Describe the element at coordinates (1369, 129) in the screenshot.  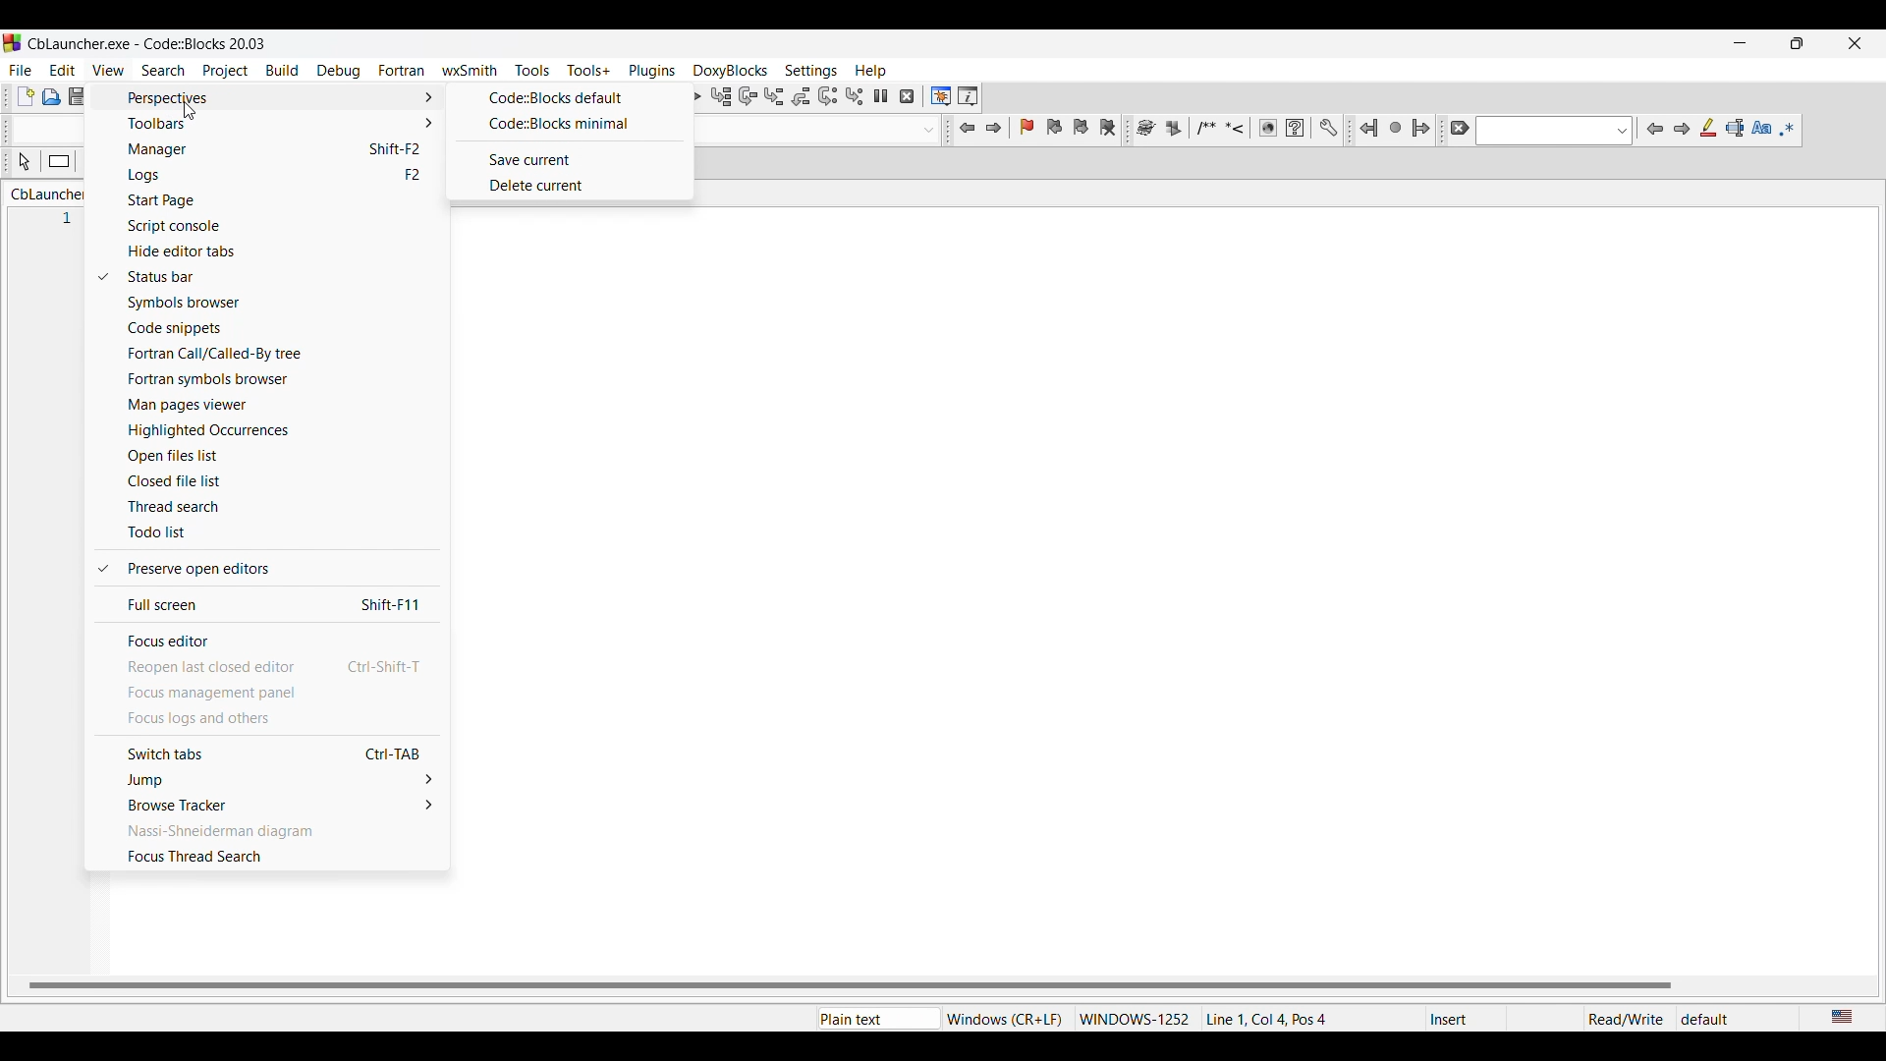
I see `Jump back` at that location.